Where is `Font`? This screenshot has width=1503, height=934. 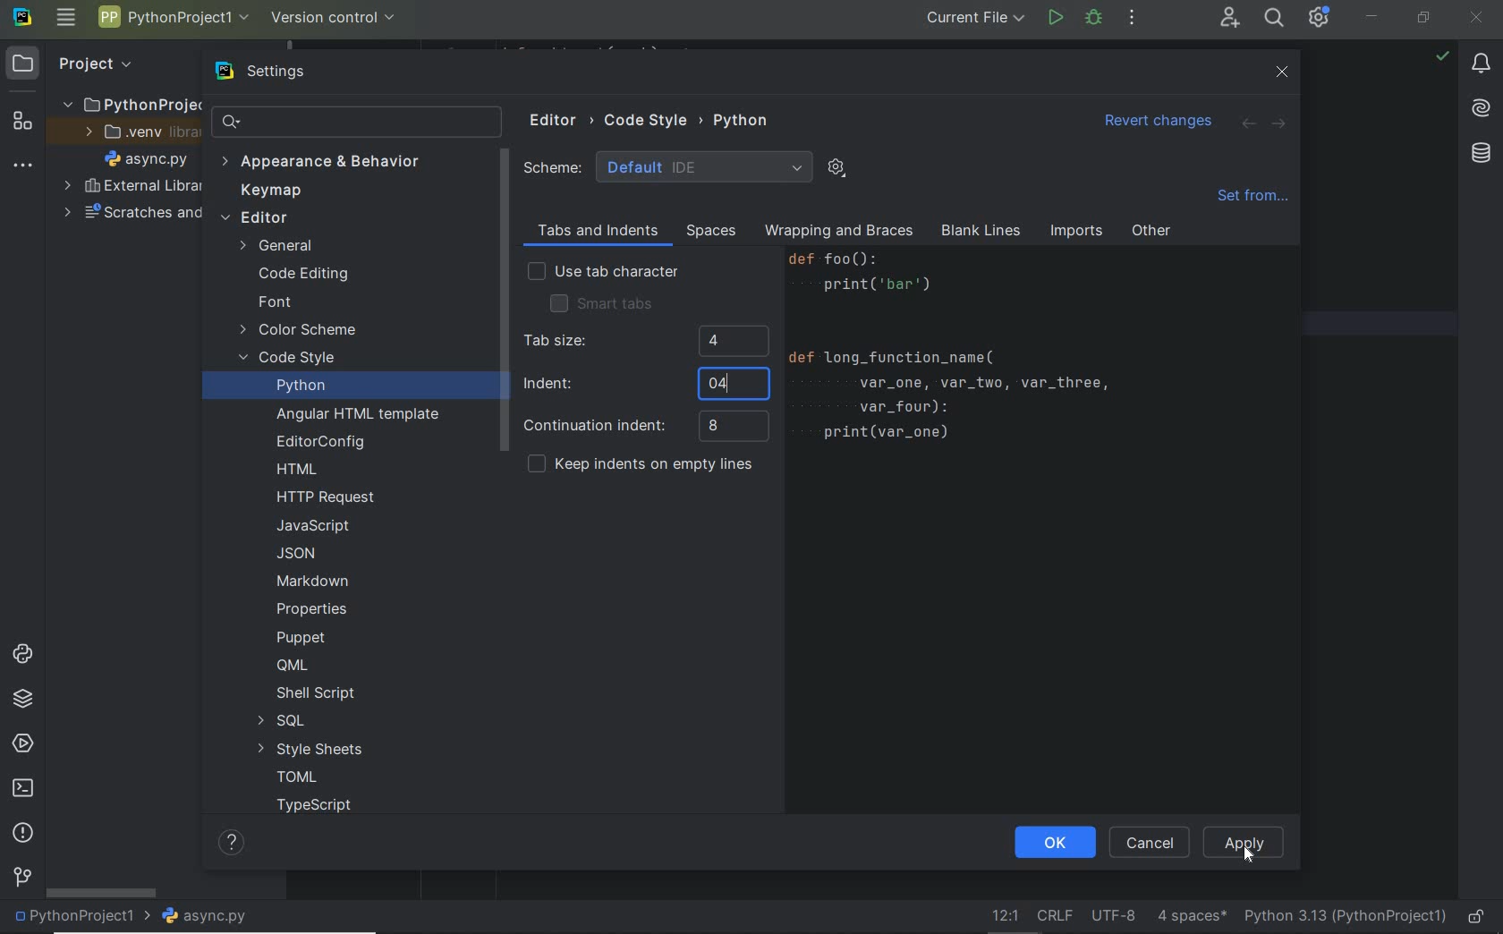
Font is located at coordinates (274, 302).